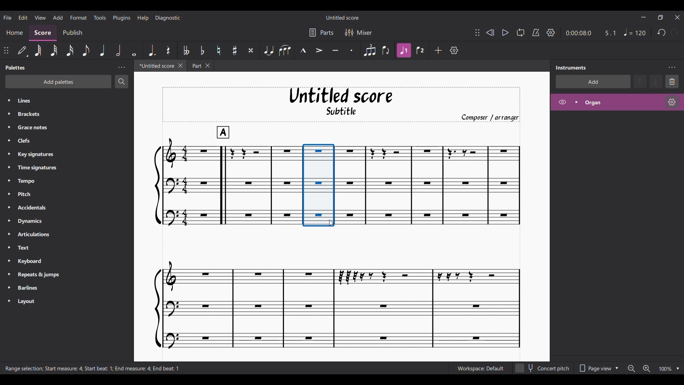 Image resolution: width=684 pixels, height=385 pixels. I want to click on 64th note, so click(38, 51).